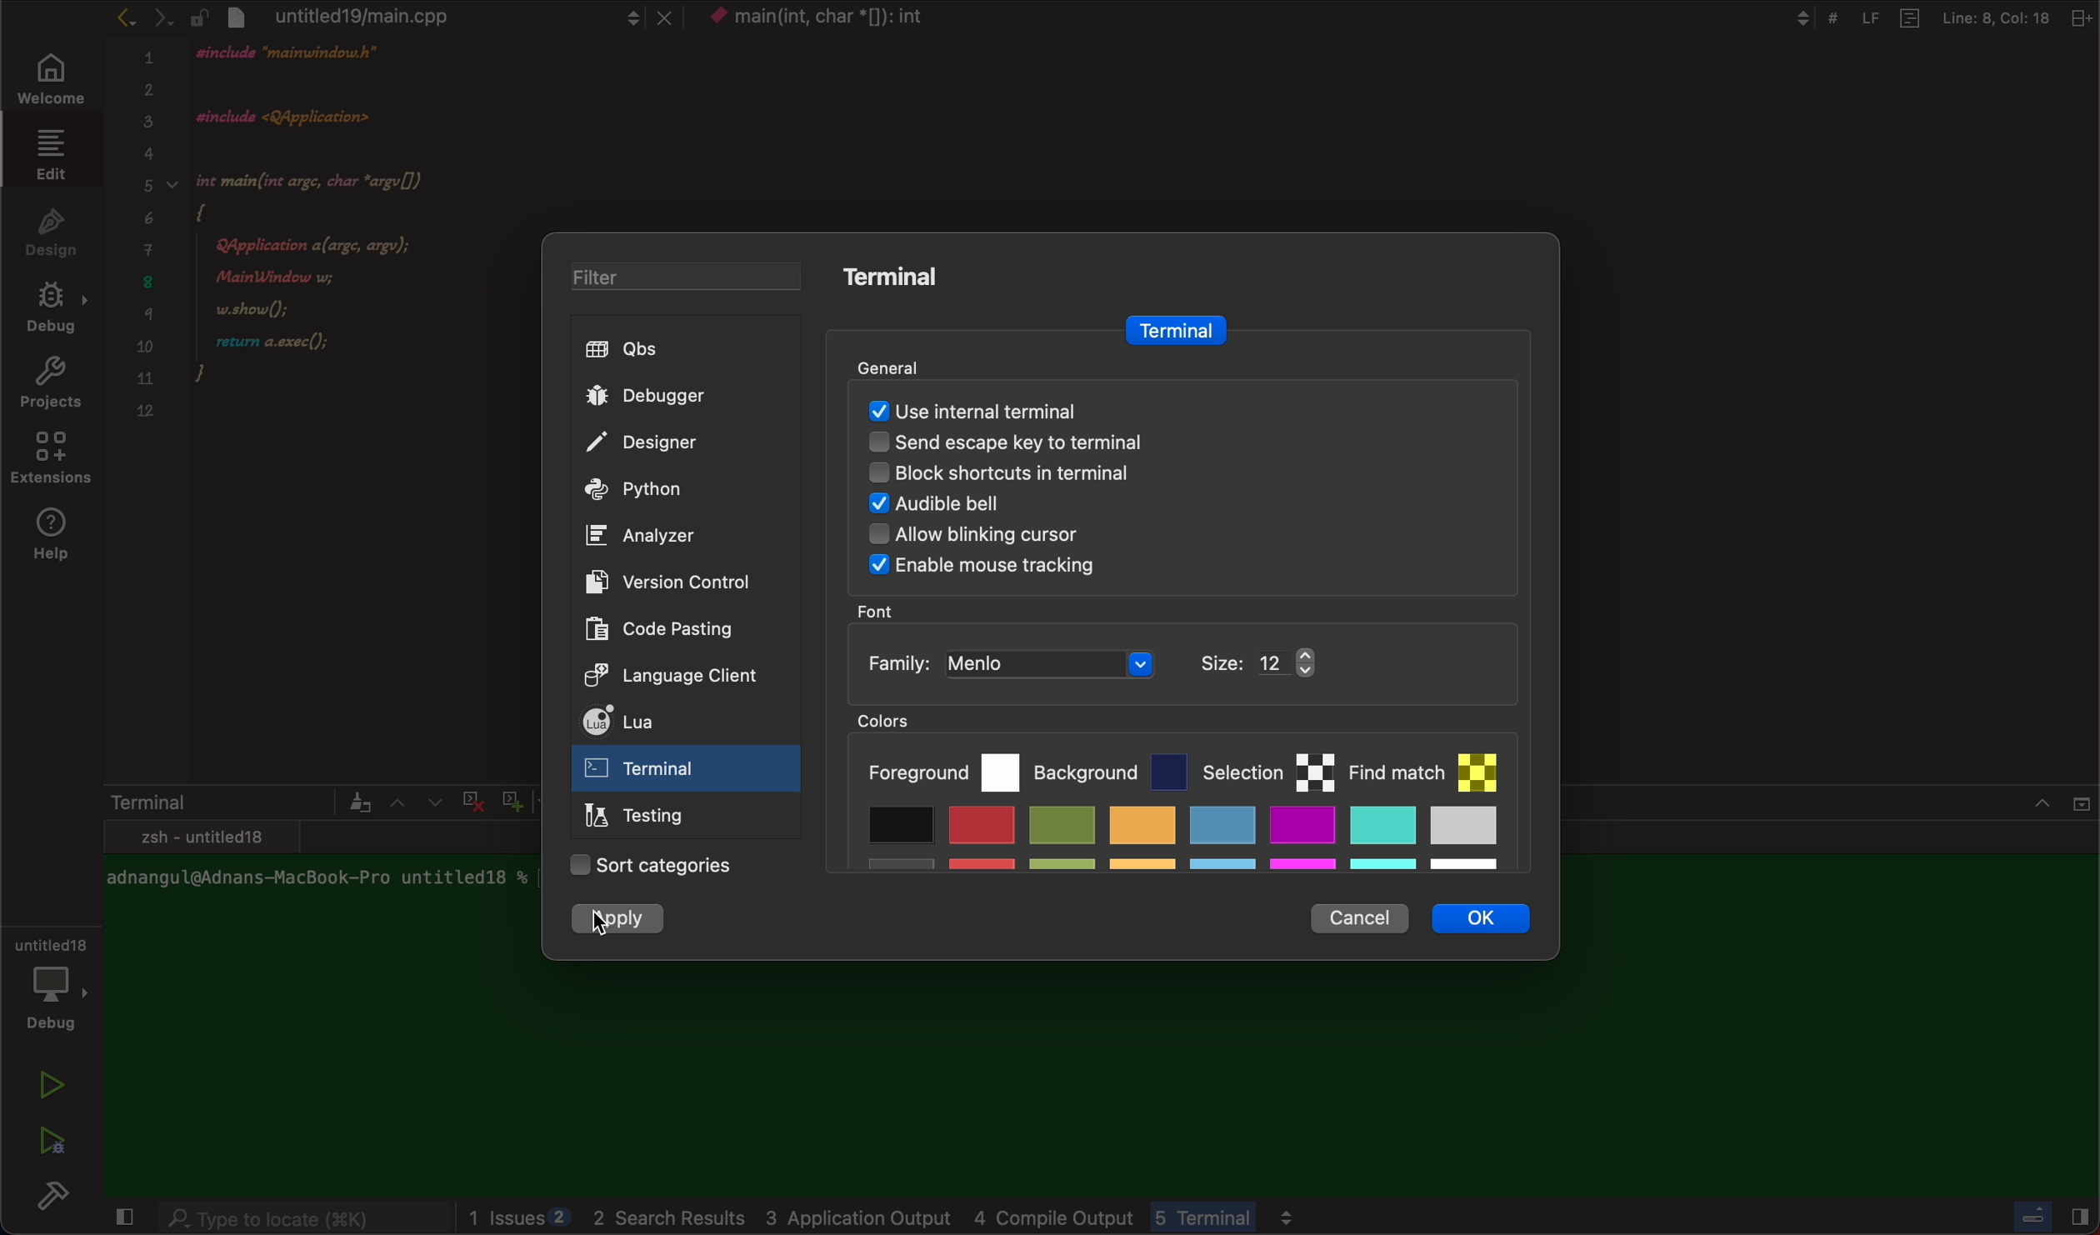 The height and width of the screenshot is (1235, 2100). I want to click on terminal, so click(905, 277).